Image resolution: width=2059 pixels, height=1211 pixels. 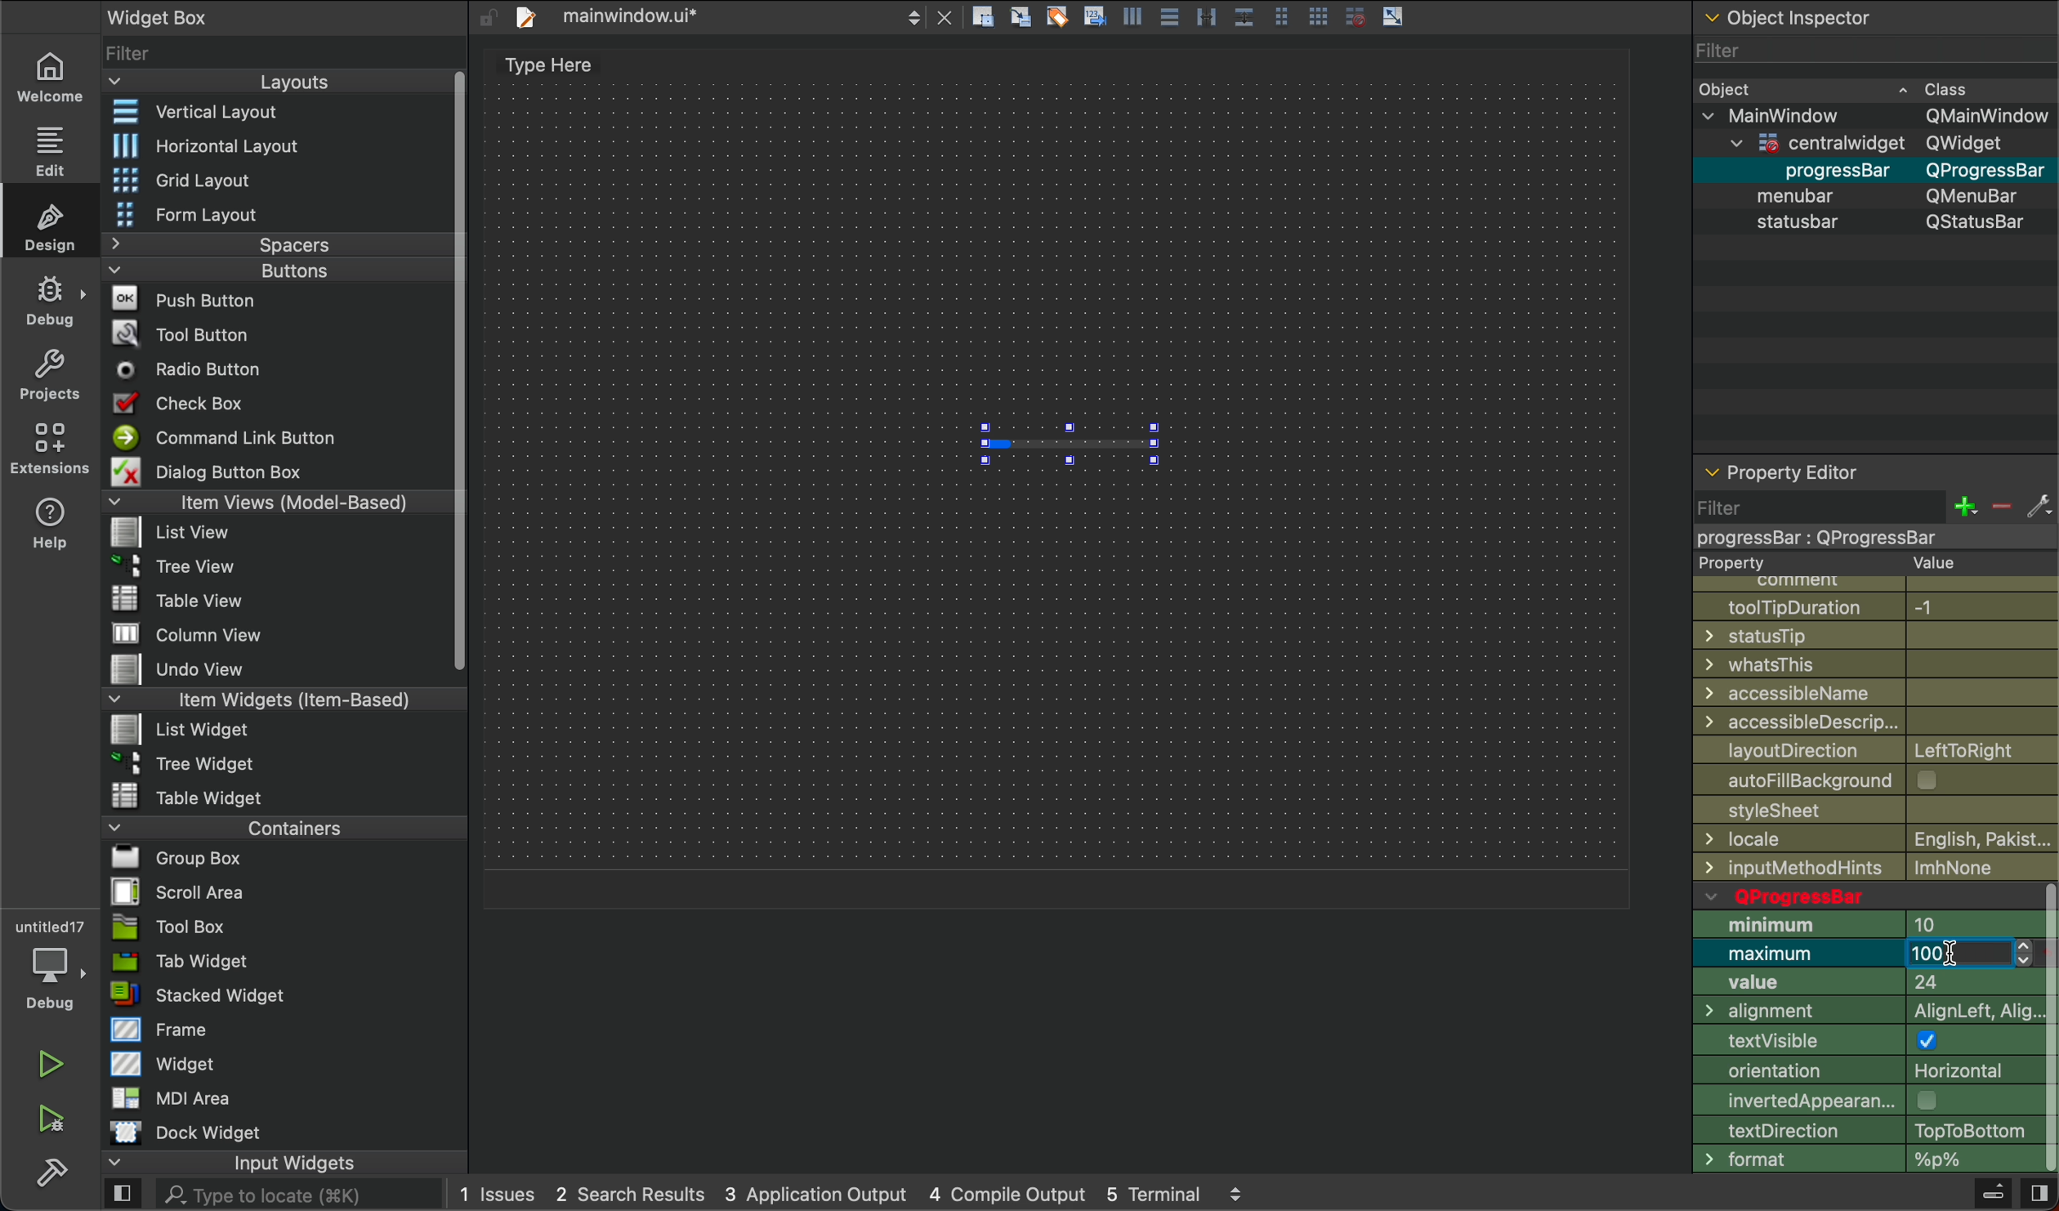 What do you see at coordinates (1187, 20) in the screenshot?
I see `layout actions buttons` at bounding box center [1187, 20].